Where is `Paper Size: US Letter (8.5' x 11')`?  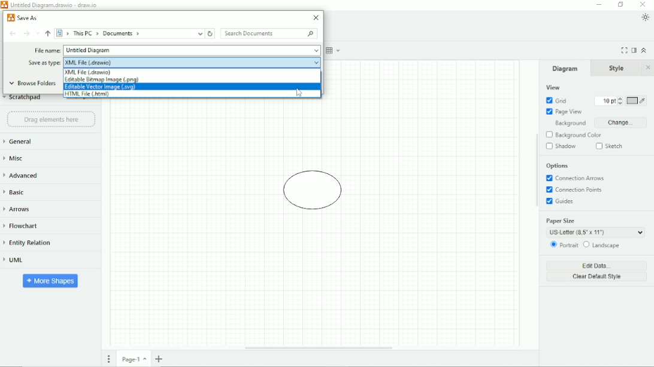 Paper Size: US Letter (8.5' x 11') is located at coordinates (598, 227).